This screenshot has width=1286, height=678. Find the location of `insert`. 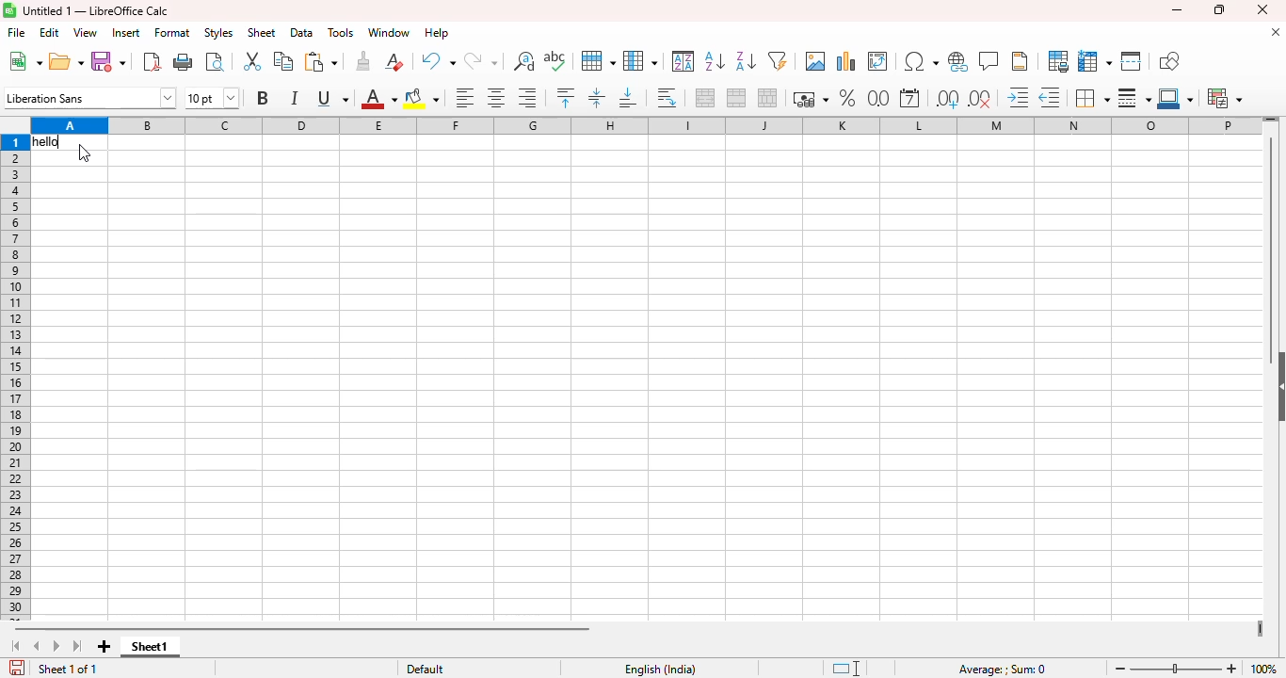

insert is located at coordinates (126, 32).